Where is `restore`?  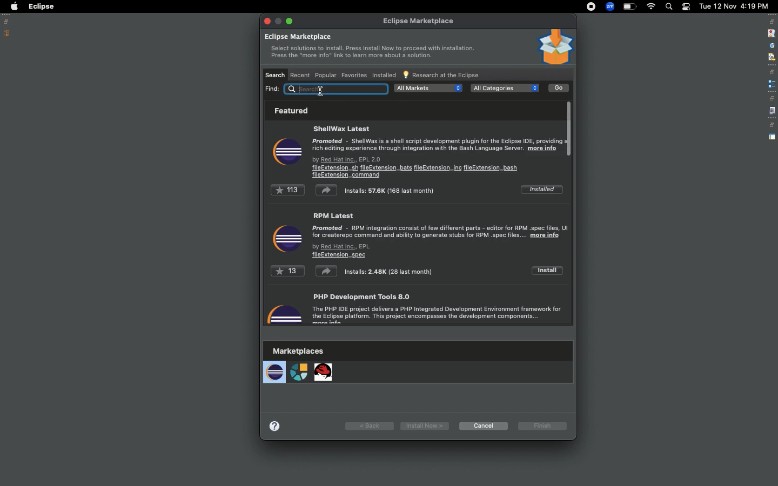
restore is located at coordinates (772, 98).